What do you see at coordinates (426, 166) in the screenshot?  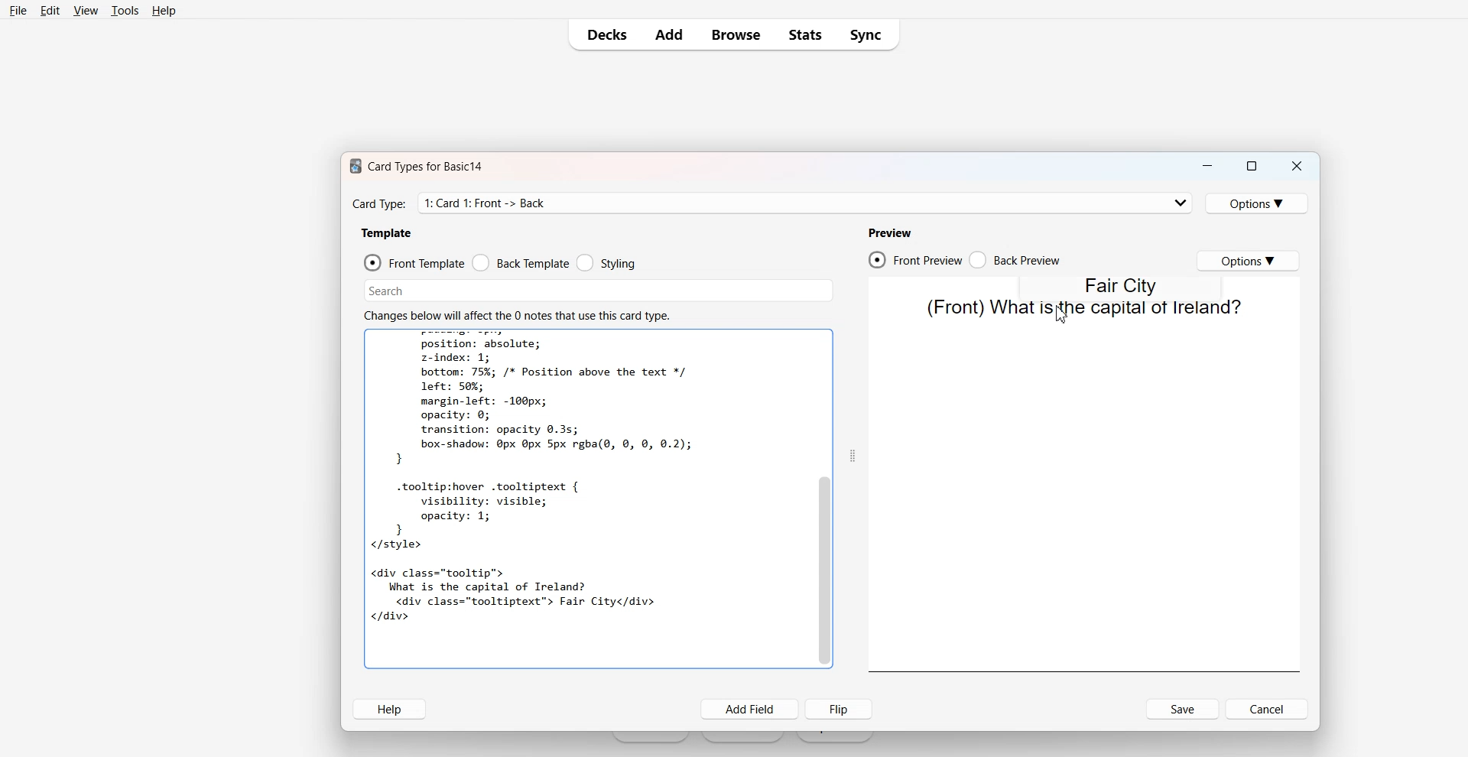 I see `Text` at bounding box center [426, 166].